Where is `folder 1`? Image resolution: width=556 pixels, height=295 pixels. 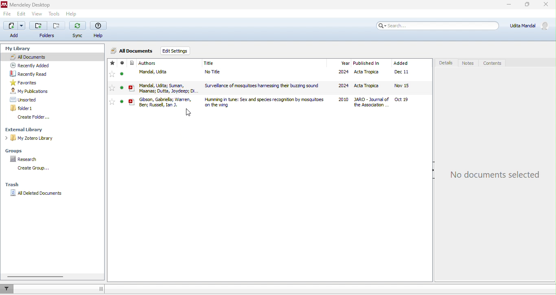
folder 1 is located at coordinates (23, 108).